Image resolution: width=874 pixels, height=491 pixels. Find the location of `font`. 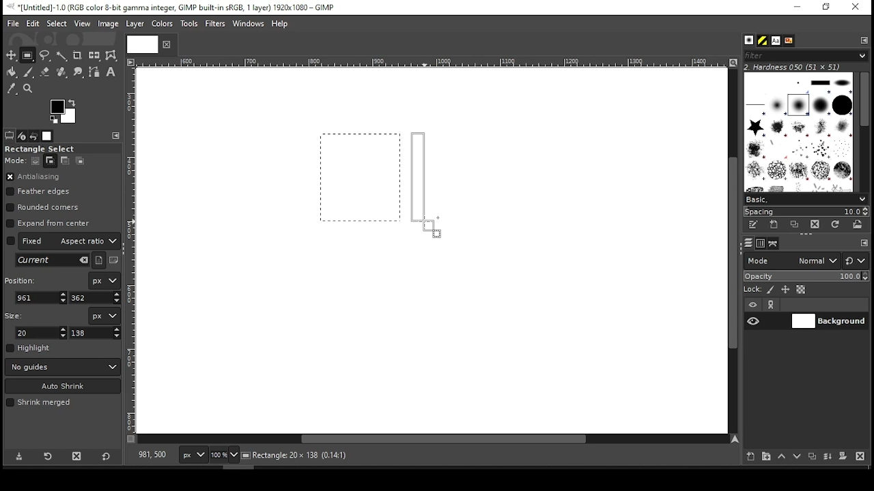

font is located at coordinates (775, 41).